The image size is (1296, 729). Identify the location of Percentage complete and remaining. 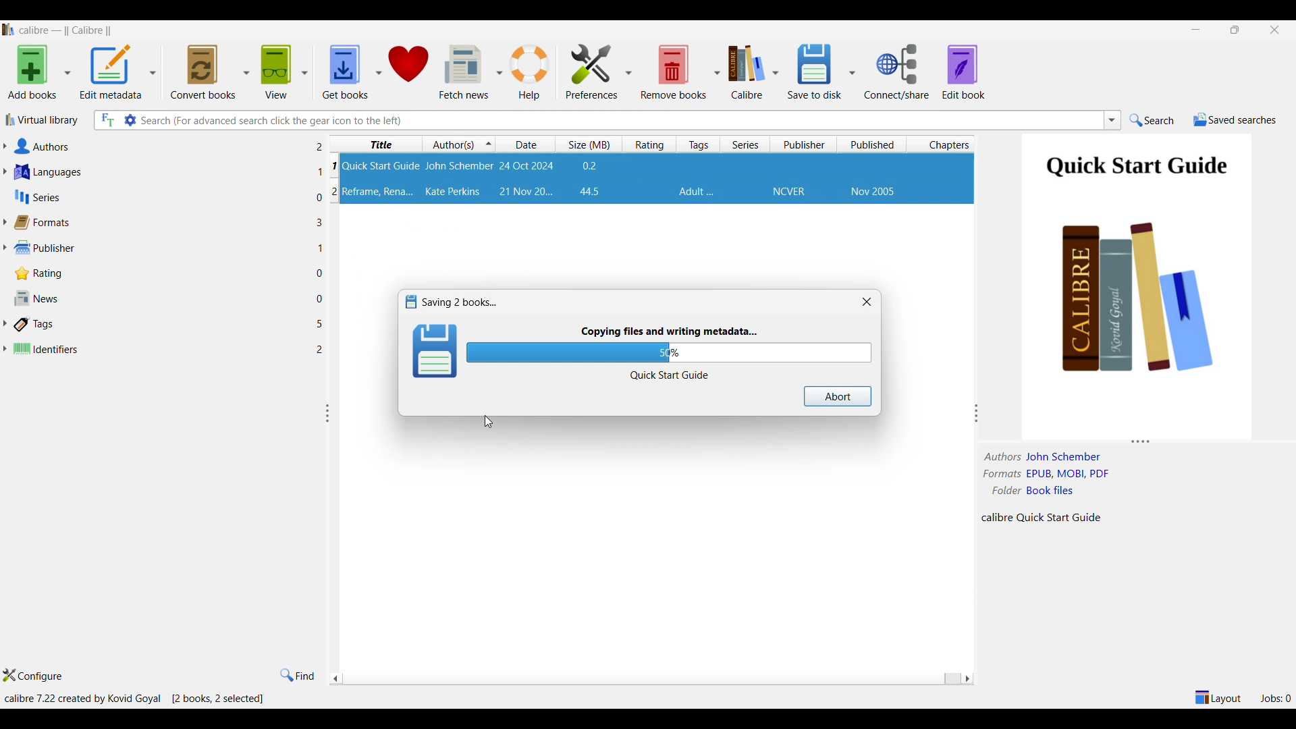
(669, 352).